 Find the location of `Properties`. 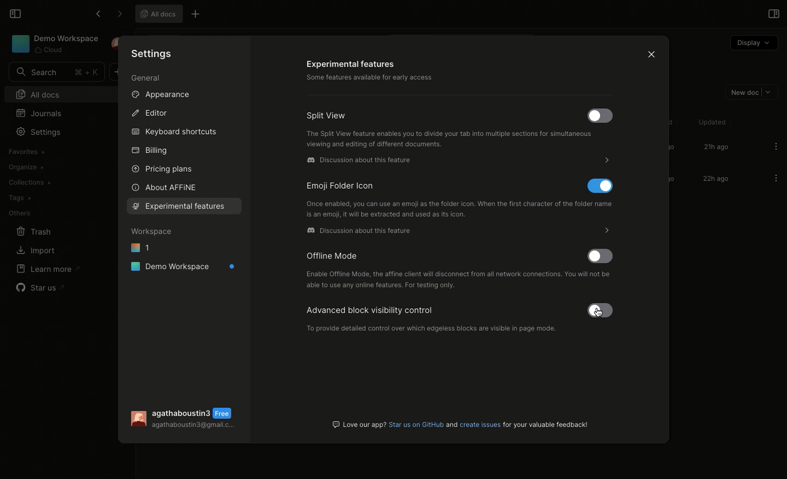

Properties is located at coordinates (164, 303).